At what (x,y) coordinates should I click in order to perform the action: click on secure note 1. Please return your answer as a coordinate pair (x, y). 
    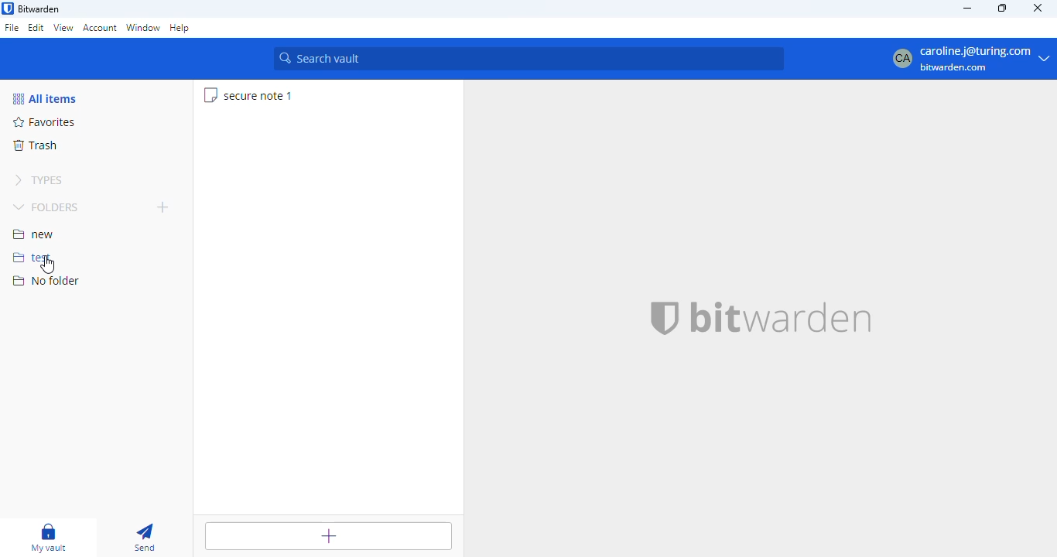
    Looking at the image, I should click on (250, 94).